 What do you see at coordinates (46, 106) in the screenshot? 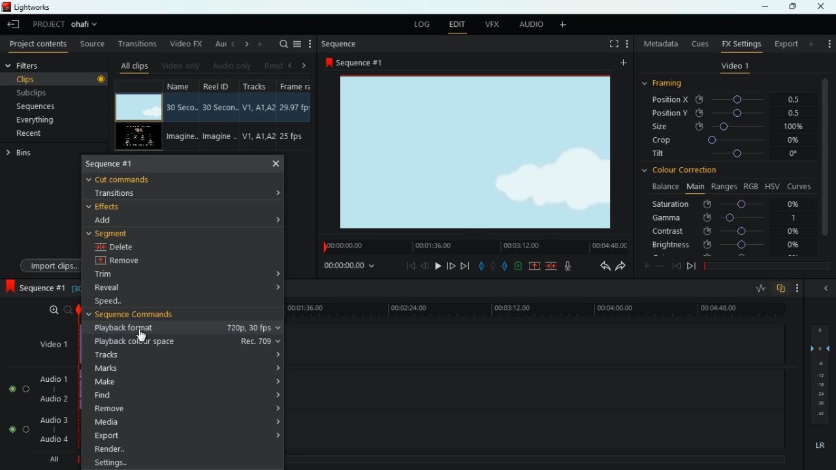
I see `sequences` at bounding box center [46, 106].